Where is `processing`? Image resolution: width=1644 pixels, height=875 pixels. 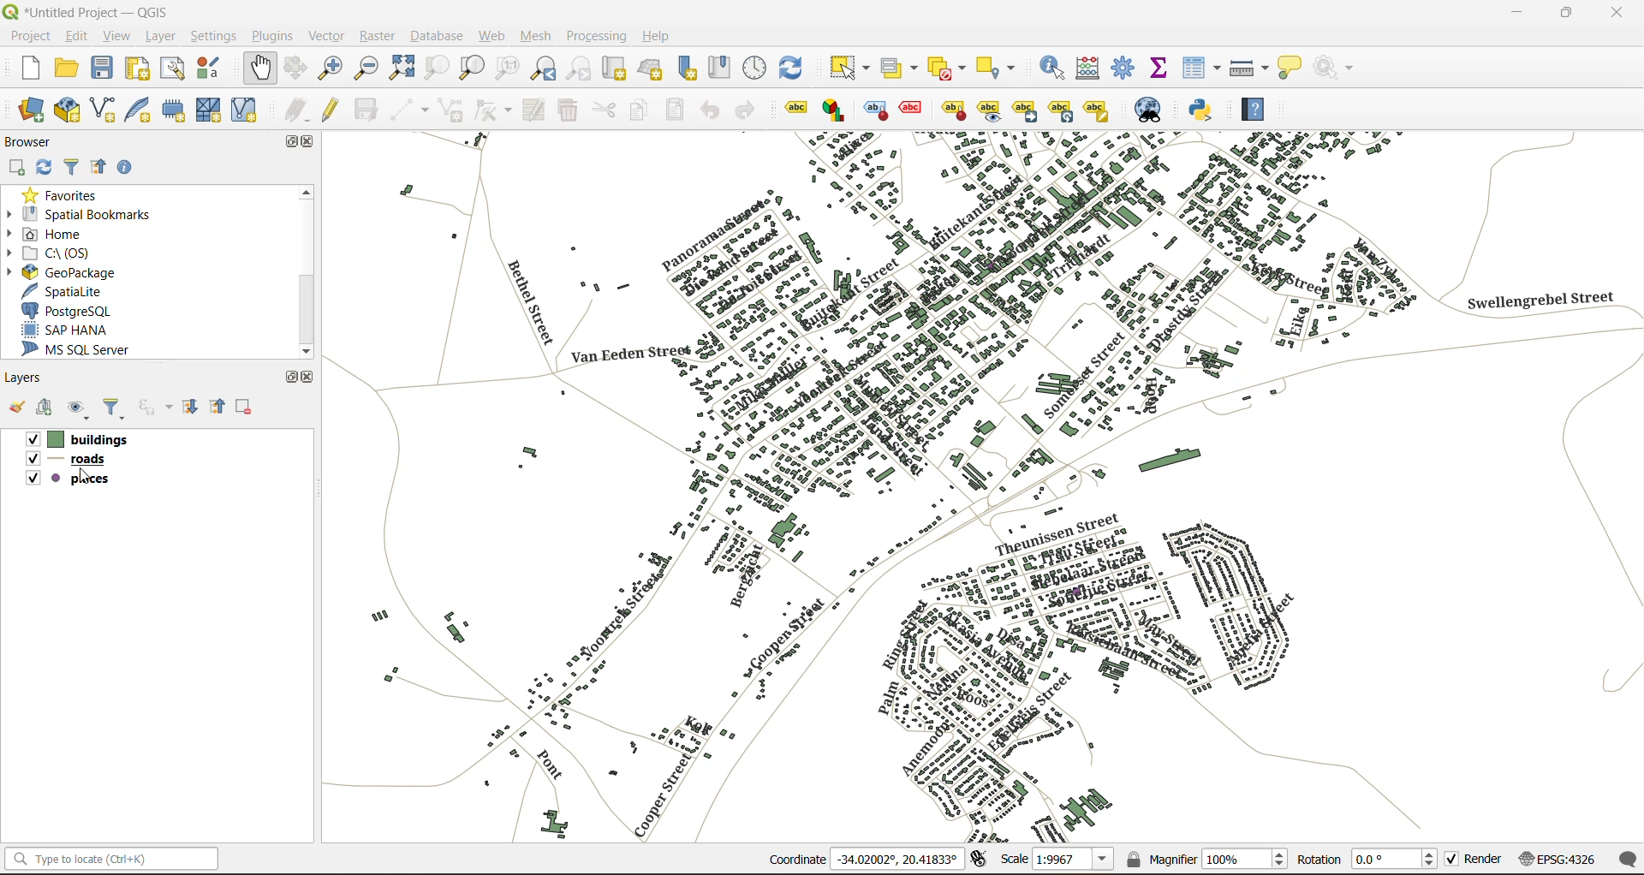
processing is located at coordinates (599, 36).